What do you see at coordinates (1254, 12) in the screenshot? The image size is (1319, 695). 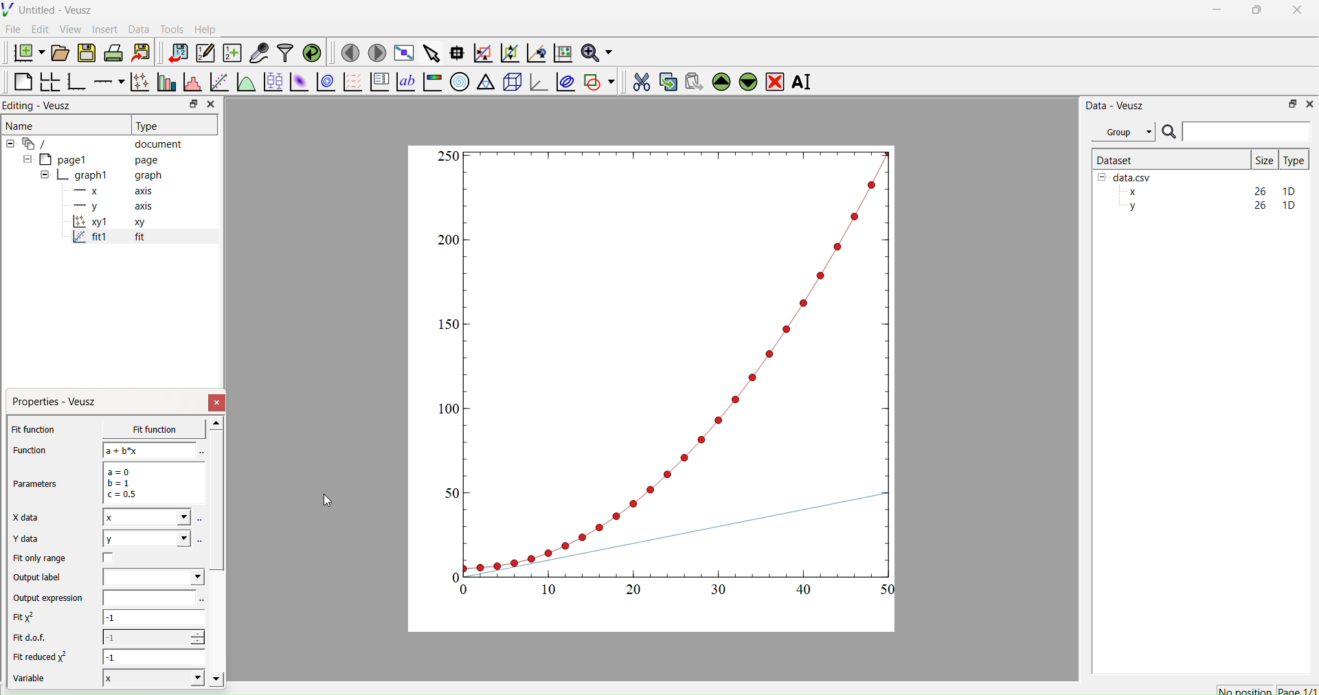 I see `Restore Down` at bounding box center [1254, 12].